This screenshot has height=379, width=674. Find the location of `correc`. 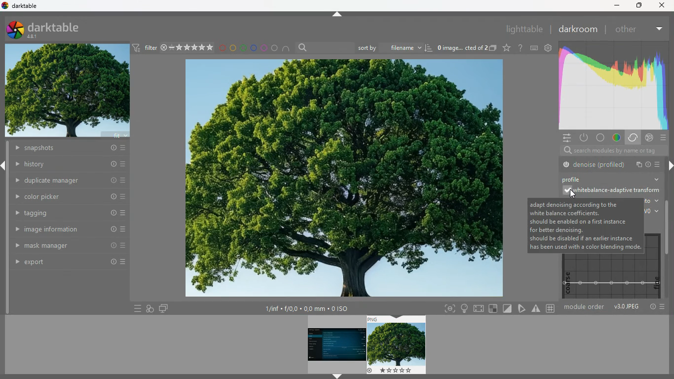

correc is located at coordinates (634, 138).